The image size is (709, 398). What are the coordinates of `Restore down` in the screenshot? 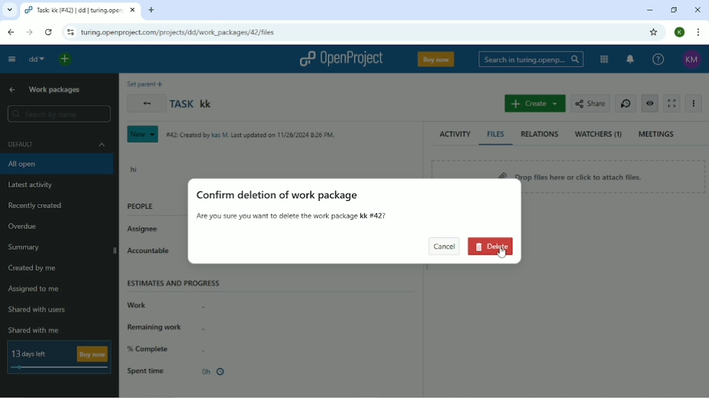 It's located at (674, 10).